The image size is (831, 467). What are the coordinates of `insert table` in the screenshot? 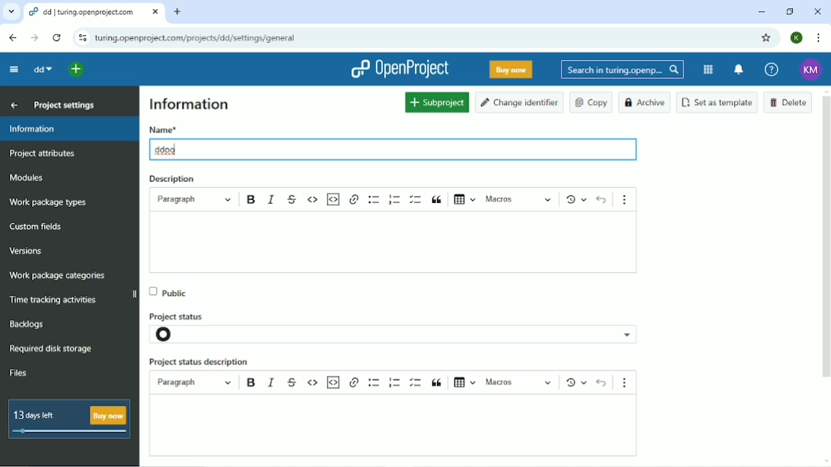 It's located at (465, 380).